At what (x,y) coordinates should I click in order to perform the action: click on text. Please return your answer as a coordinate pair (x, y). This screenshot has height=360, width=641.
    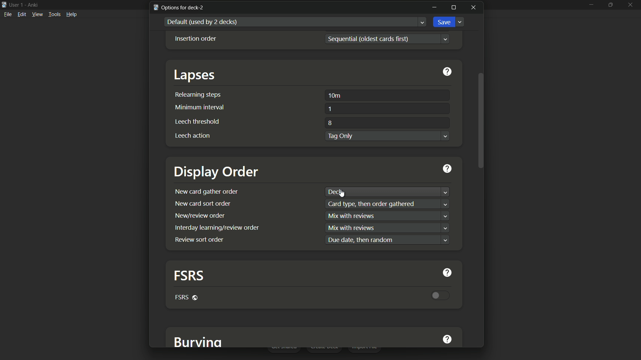
    Looking at the image, I should click on (350, 216).